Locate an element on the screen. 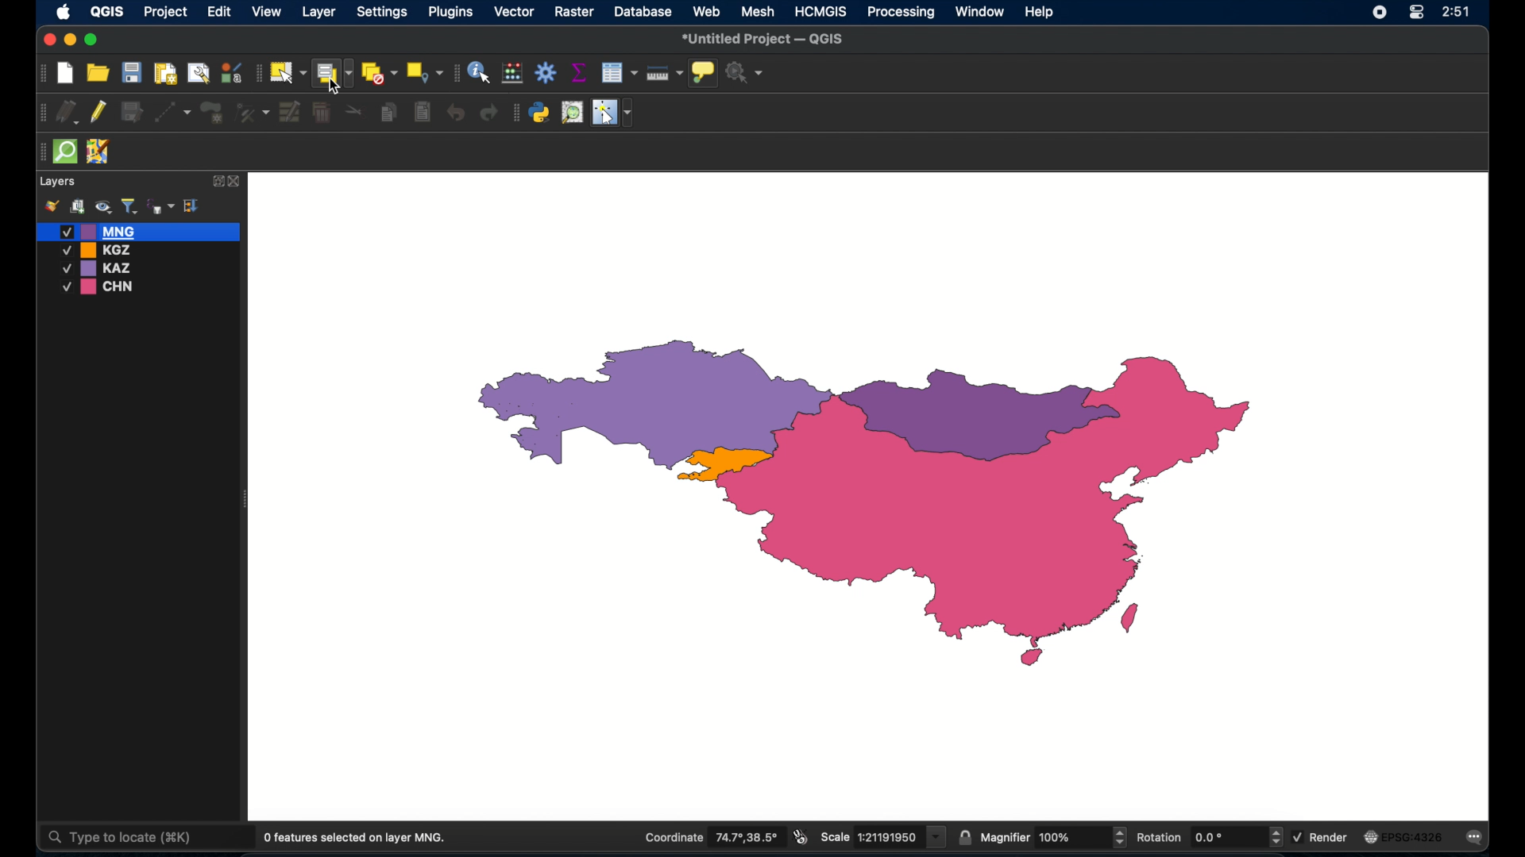  0 features selected on layer MNG. is located at coordinates (358, 838).